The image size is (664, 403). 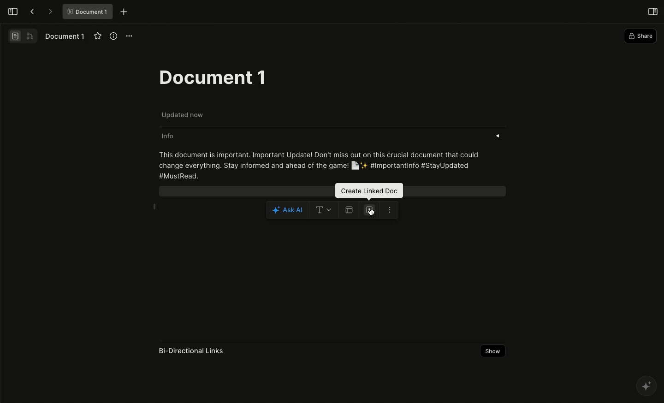 I want to click on Options, so click(x=130, y=36).